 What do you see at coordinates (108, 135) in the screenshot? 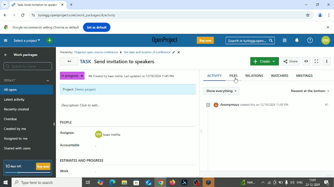
I see `assignee` at bounding box center [108, 135].